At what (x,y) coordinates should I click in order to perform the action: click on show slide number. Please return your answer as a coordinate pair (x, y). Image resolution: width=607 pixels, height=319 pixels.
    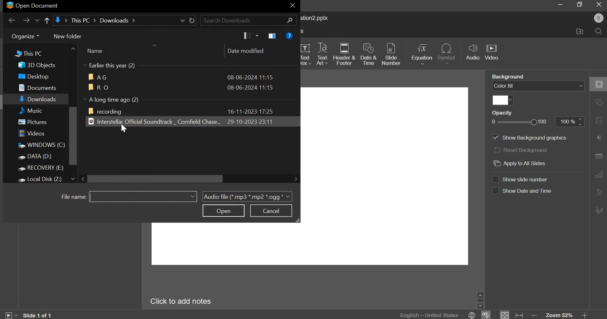
    Looking at the image, I should click on (523, 179).